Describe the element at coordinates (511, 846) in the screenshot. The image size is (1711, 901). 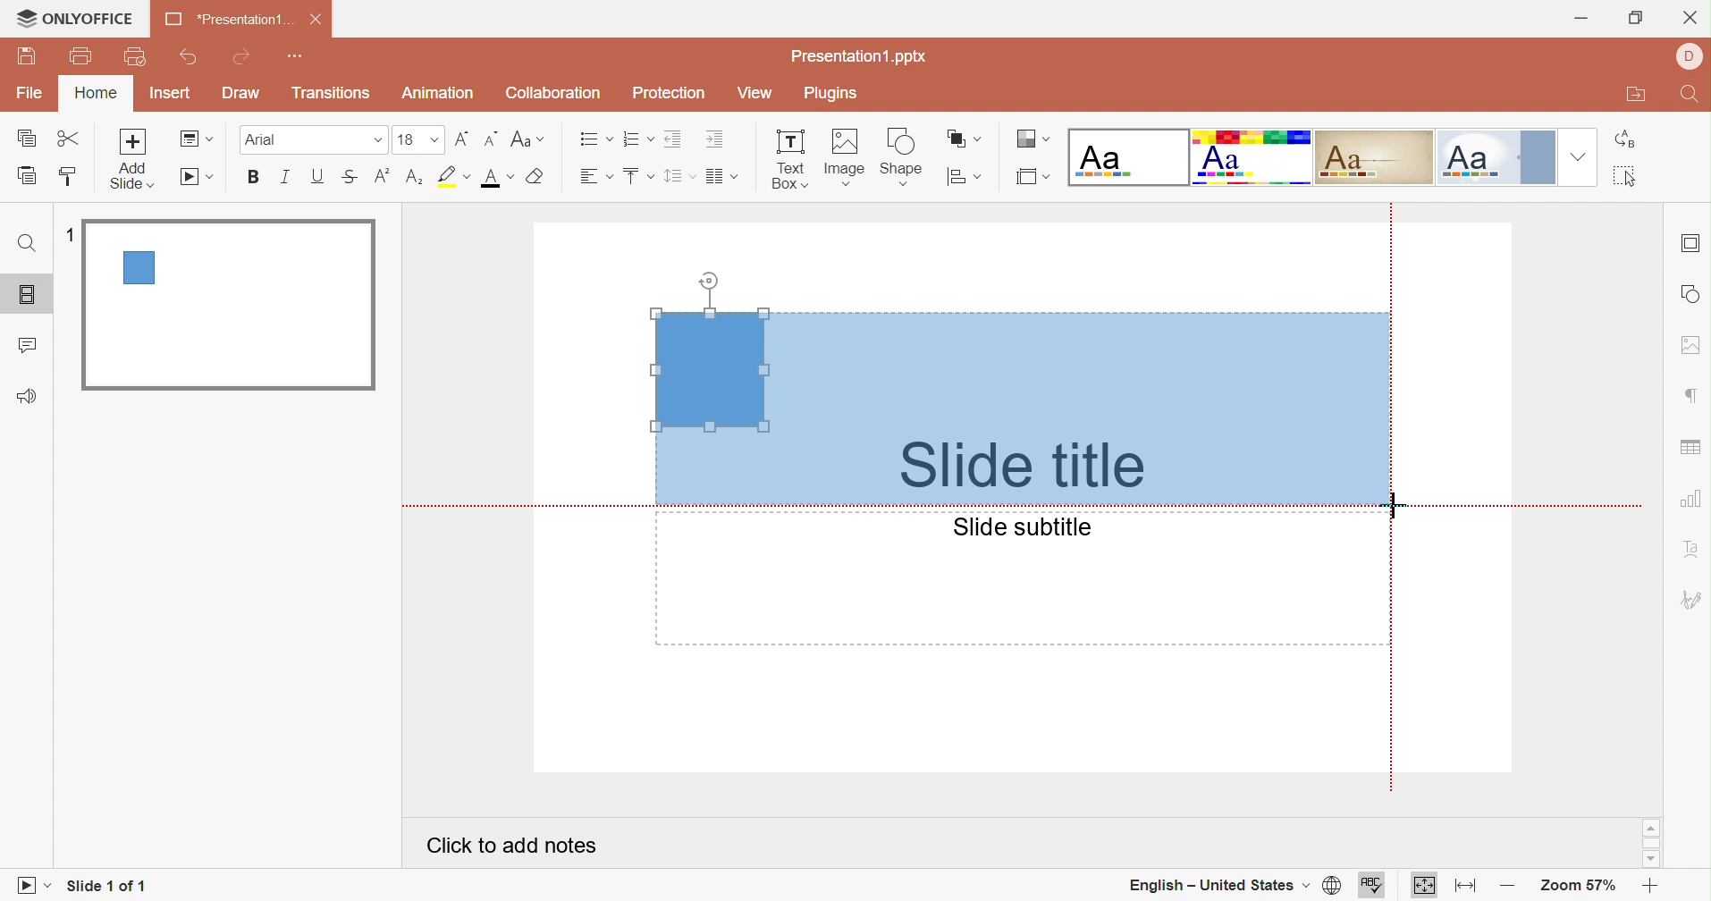
I see `Click to add notes` at that location.